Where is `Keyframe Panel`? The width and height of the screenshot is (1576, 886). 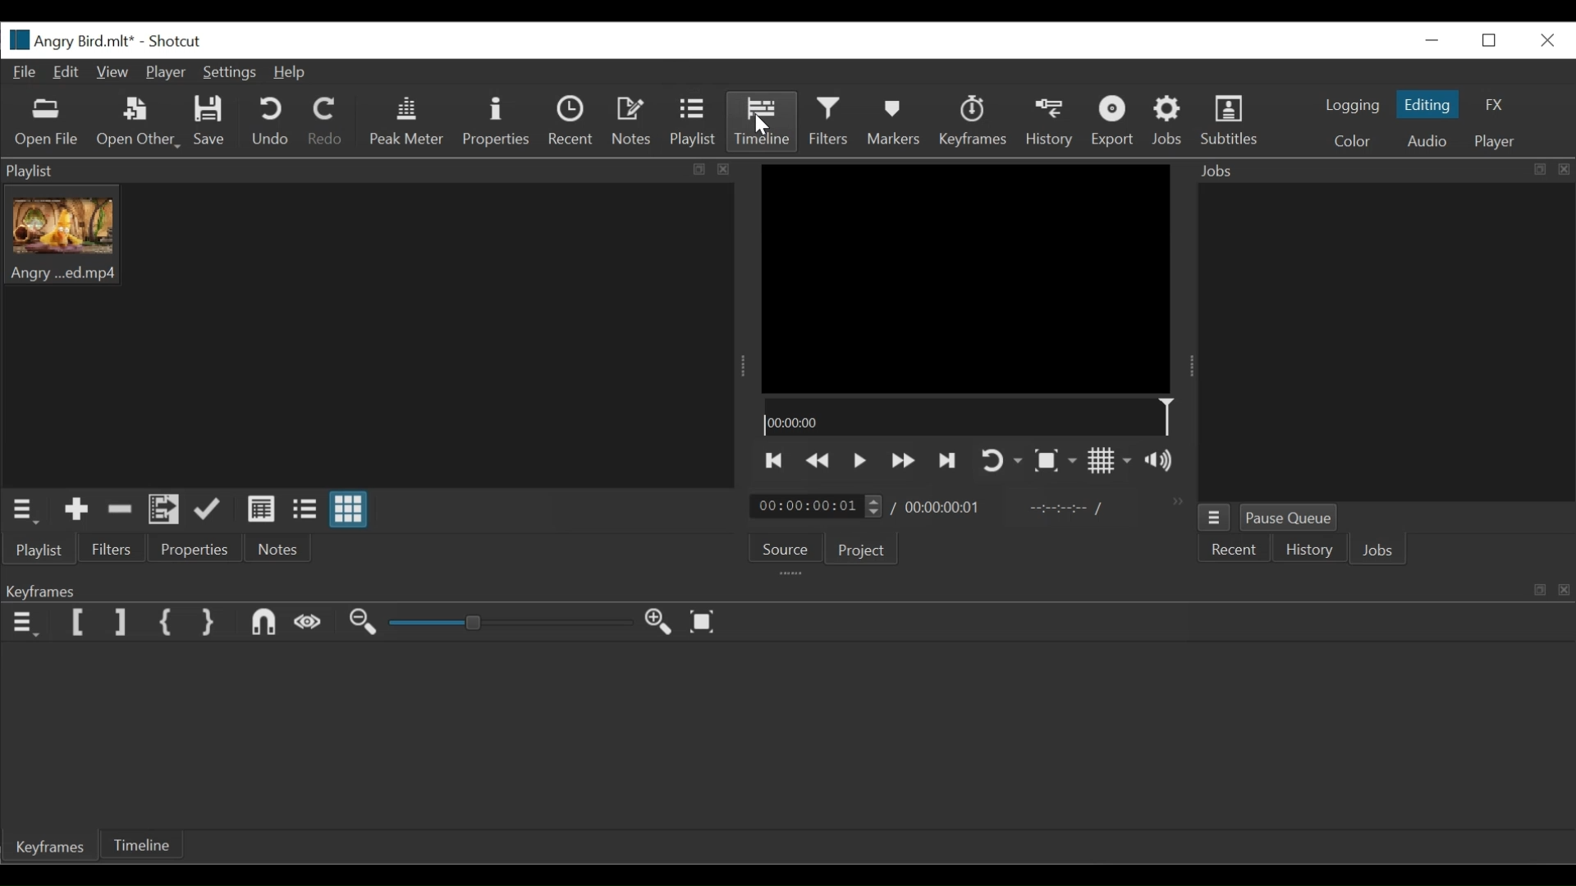 Keyframe Panel is located at coordinates (795, 589).